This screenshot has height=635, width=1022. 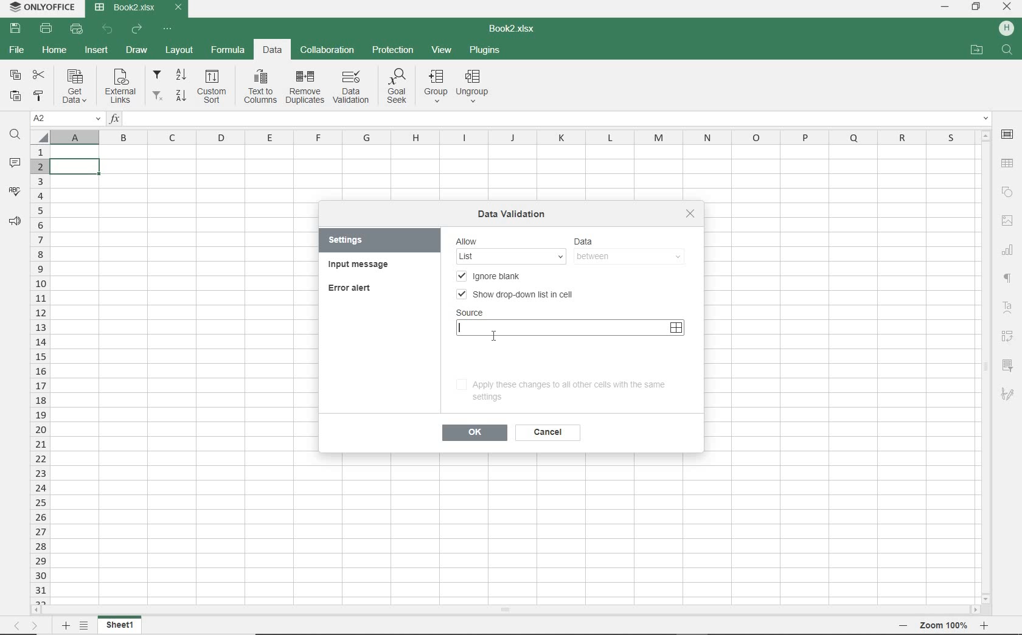 What do you see at coordinates (230, 51) in the screenshot?
I see `FORMULA` at bounding box center [230, 51].